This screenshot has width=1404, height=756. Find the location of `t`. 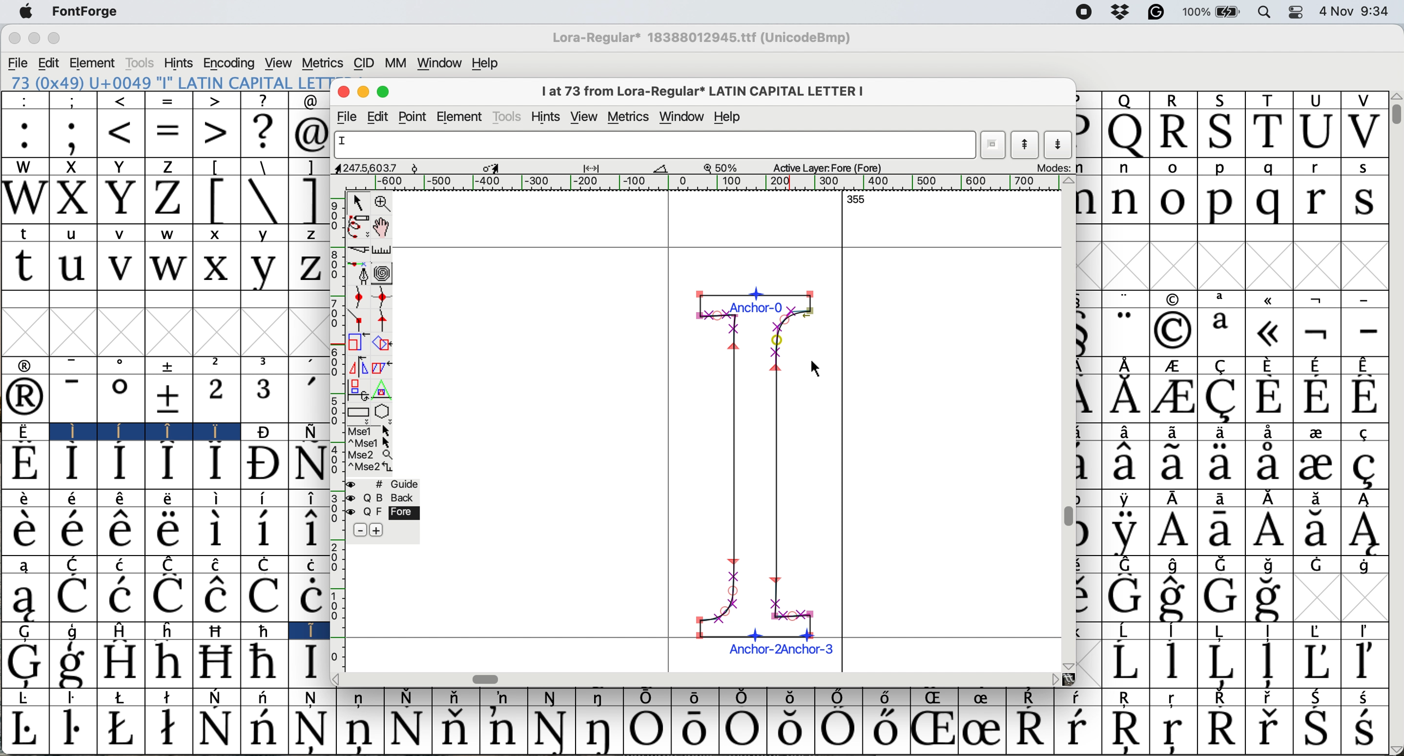

t is located at coordinates (27, 232).